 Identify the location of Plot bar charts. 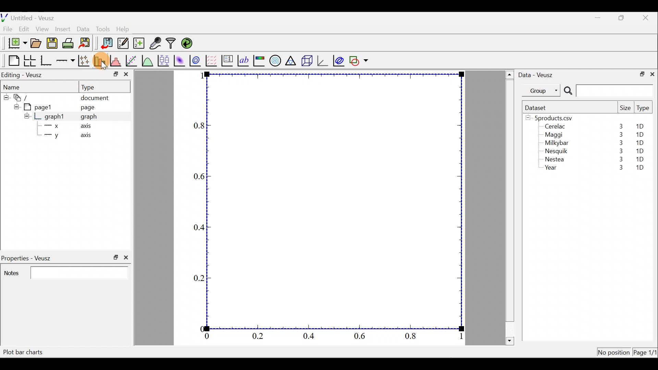
(23, 352).